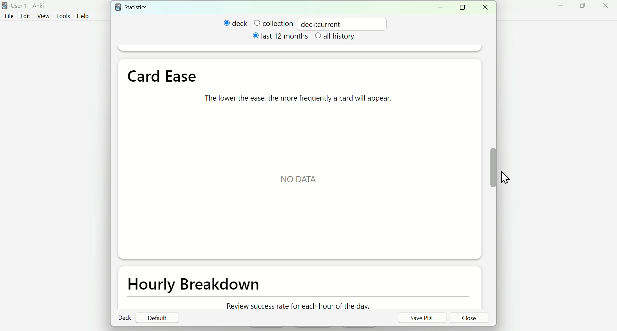 The height and width of the screenshot is (331, 617). Describe the element at coordinates (125, 318) in the screenshot. I see `Deck` at that location.